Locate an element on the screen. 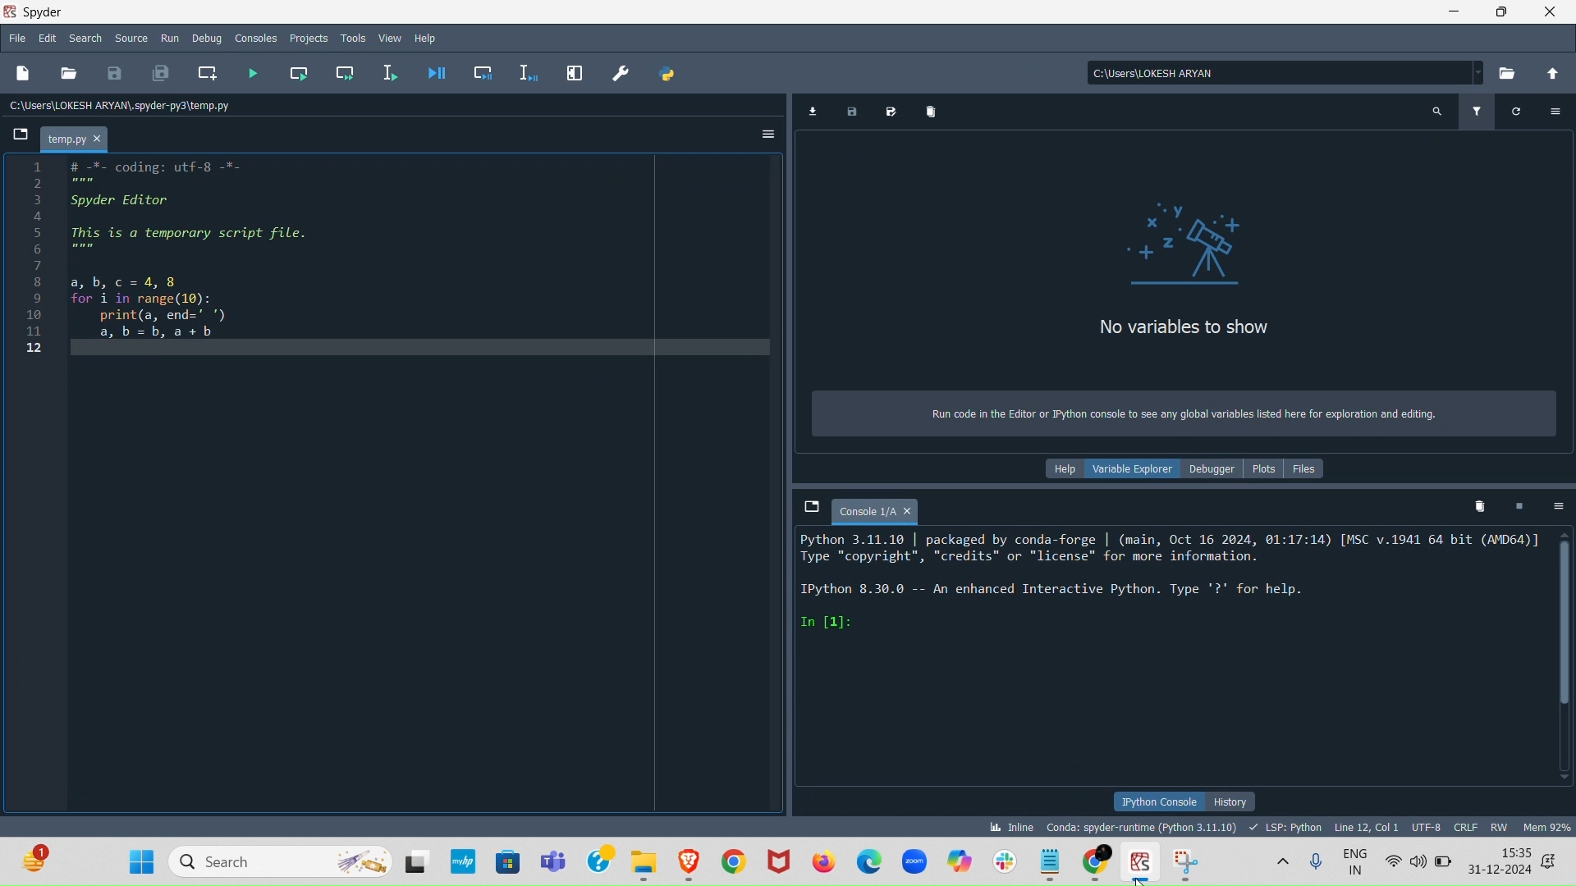 This screenshot has height=886, width=1576. File path is located at coordinates (1276, 68).